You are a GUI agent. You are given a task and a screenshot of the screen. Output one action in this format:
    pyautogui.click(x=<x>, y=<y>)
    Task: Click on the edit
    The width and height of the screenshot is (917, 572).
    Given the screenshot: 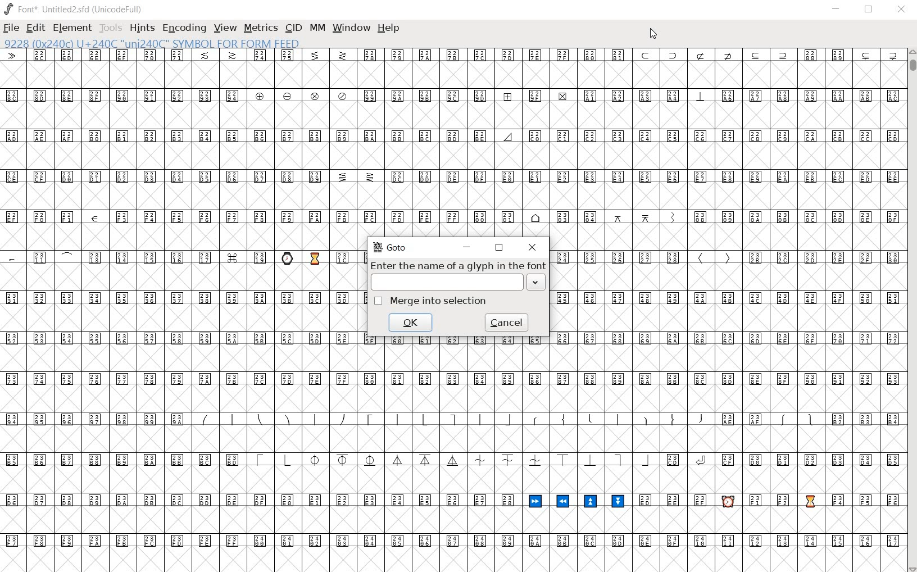 What is the action you would take?
    pyautogui.click(x=35, y=29)
    